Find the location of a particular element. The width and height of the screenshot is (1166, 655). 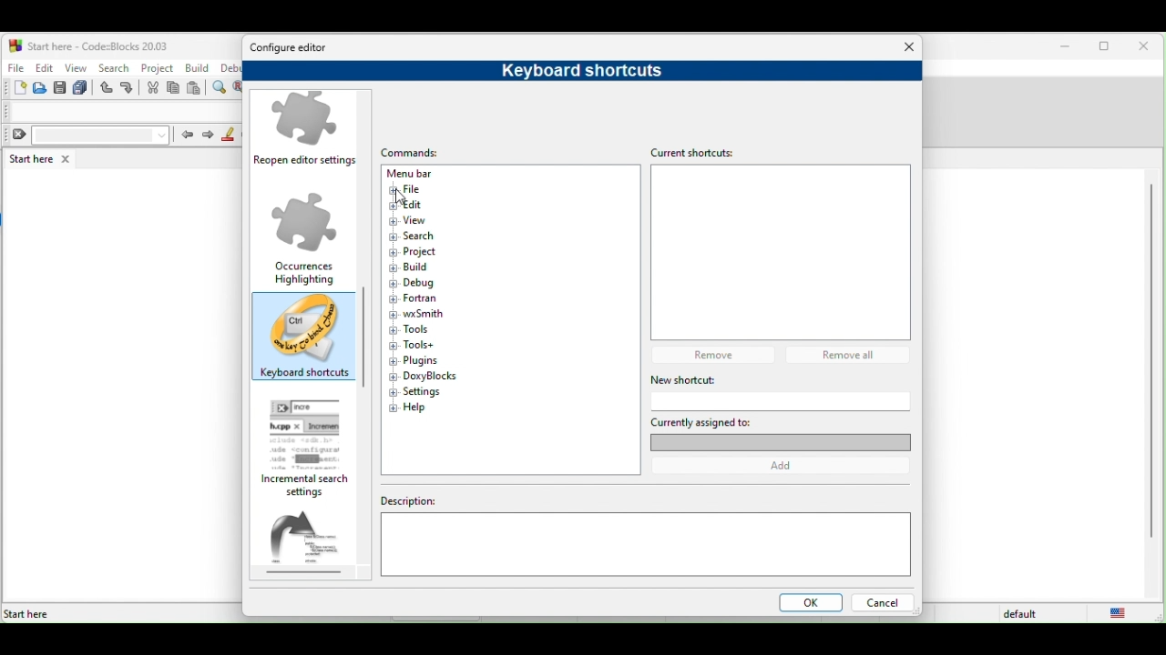

debug is located at coordinates (420, 284).